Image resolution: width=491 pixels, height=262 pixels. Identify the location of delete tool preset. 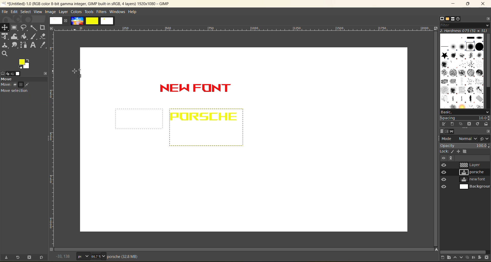
(29, 258).